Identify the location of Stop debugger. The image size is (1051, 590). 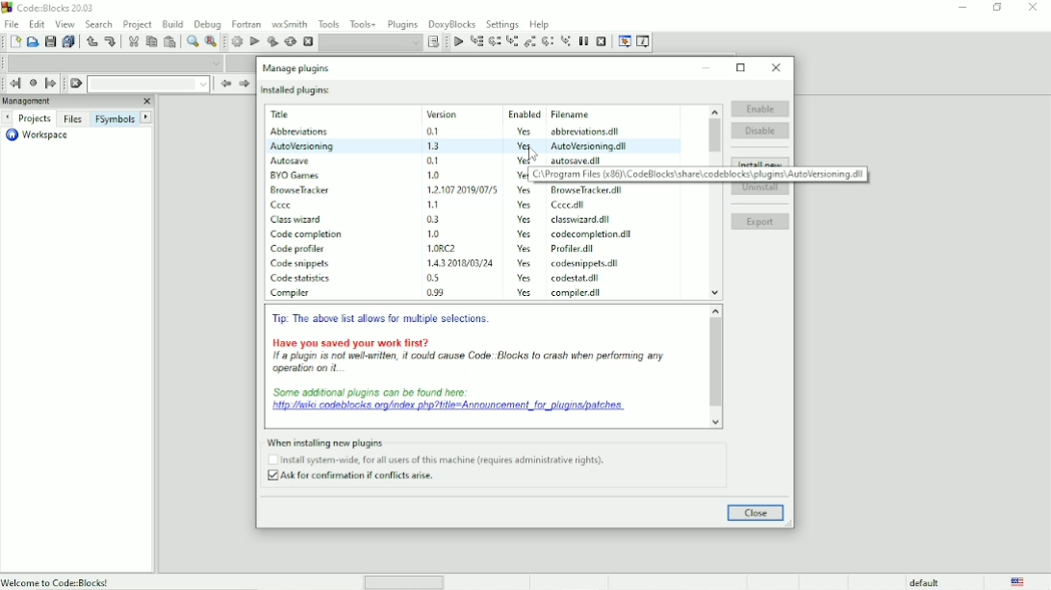
(602, 41).